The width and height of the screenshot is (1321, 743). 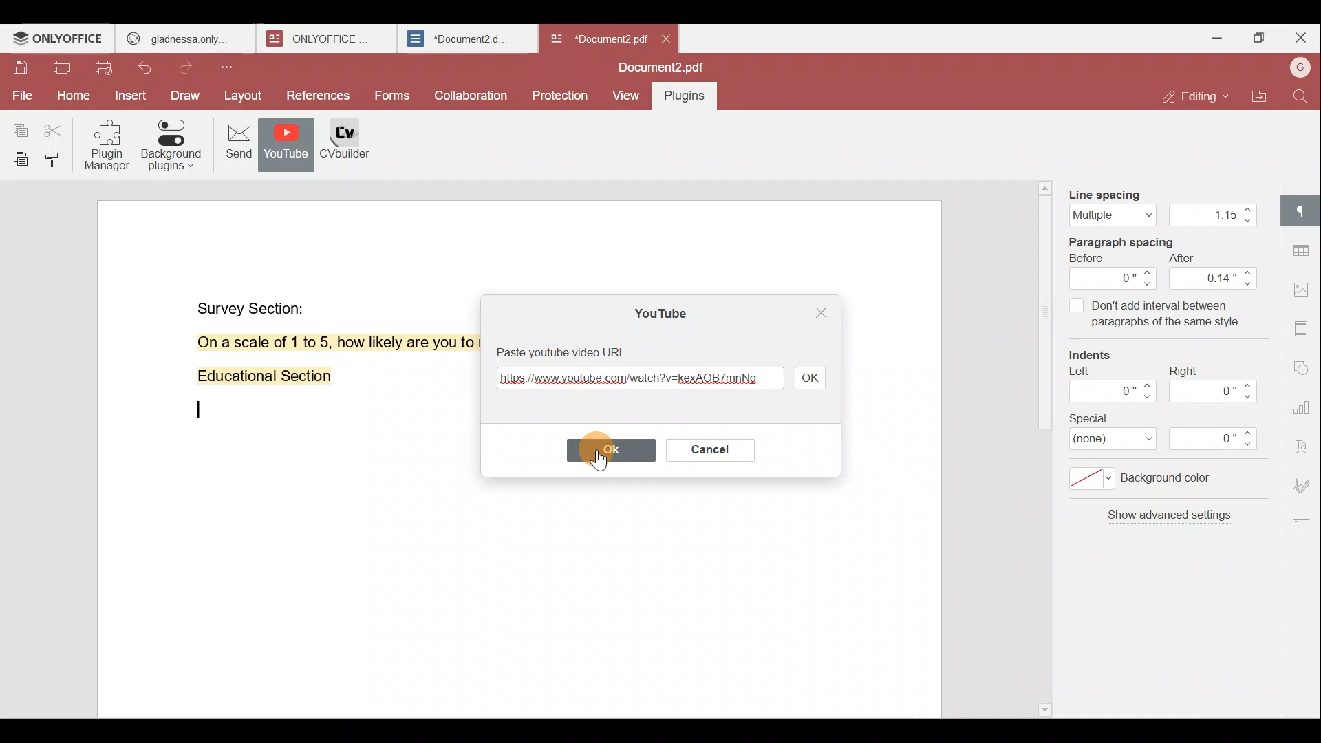 What do you see at coordinates (1304, 327) in the screenshot?
I see `Header & footer settings` at bounding box center [1304, 327].